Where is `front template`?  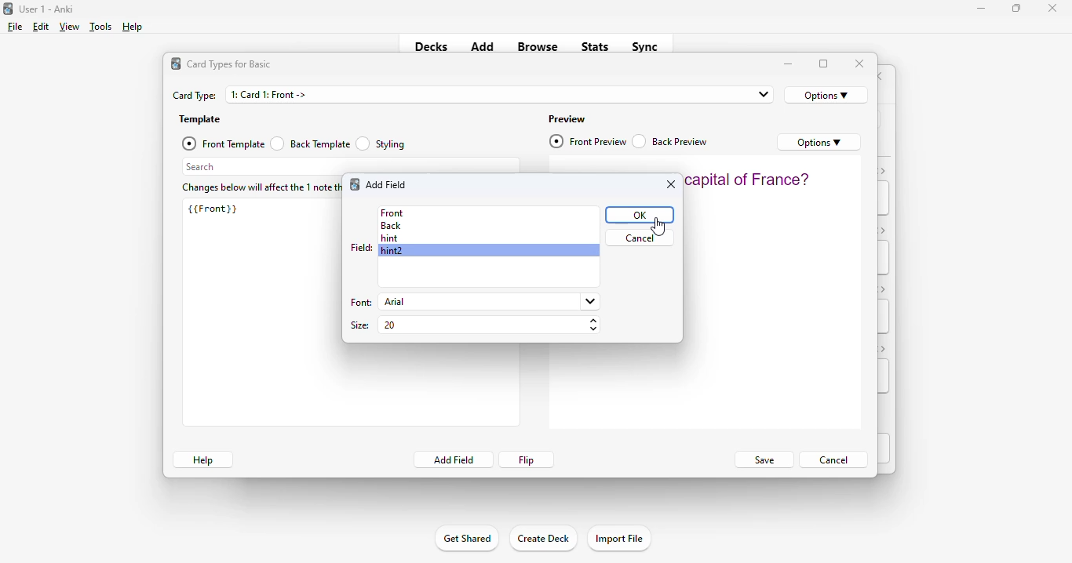
front template is located at coordinates (222, 143).